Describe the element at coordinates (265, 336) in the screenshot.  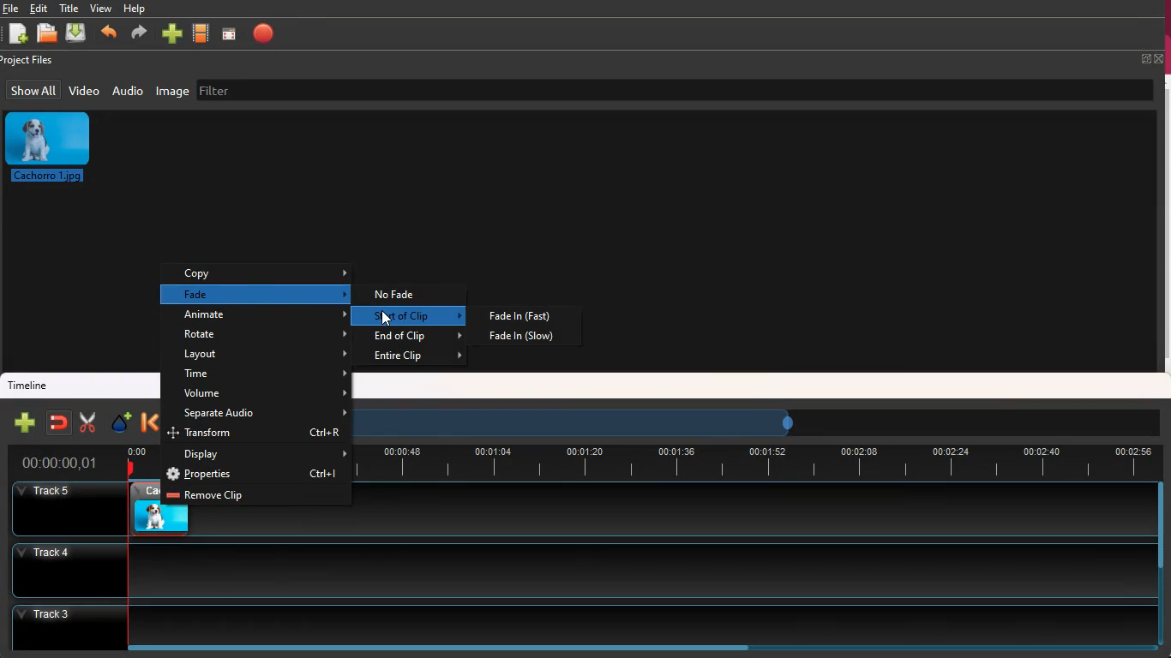
I see `rotate` at that location.